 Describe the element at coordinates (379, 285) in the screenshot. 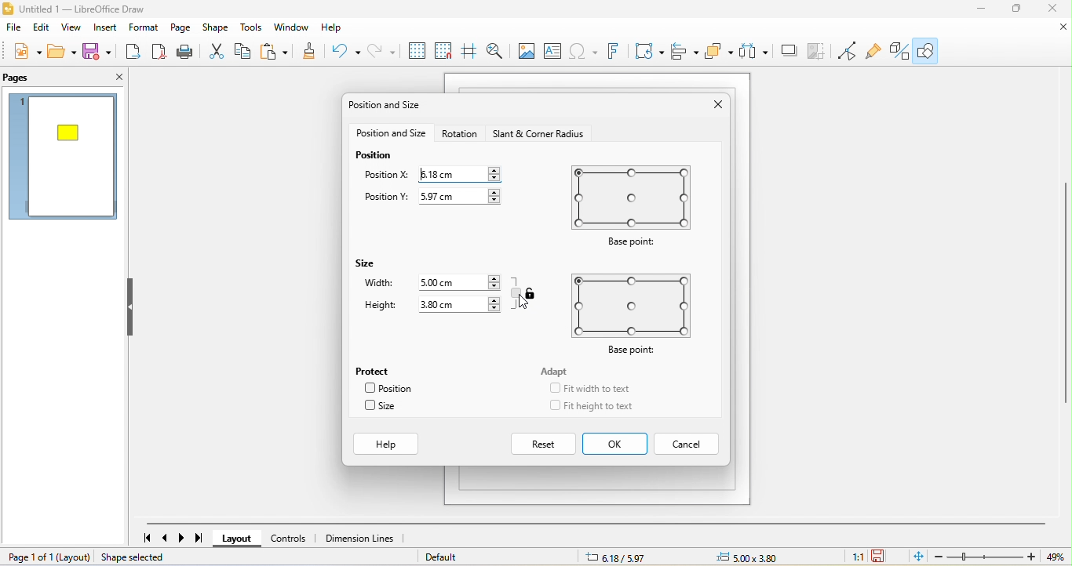

I see `width` at that location.